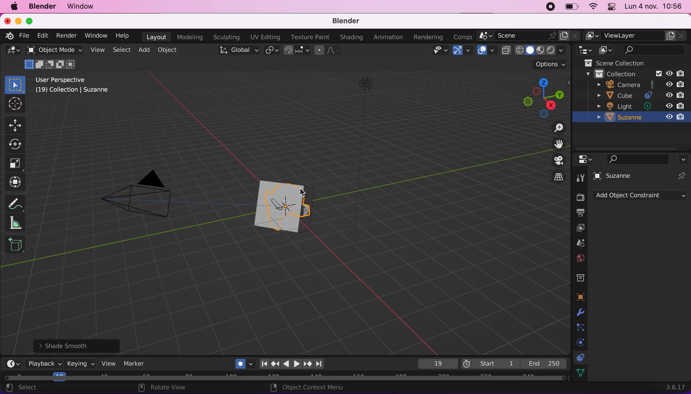 Image resolution: width=691 pixels, height=394 pixels. Describe the element at coordinates (580, 372) in the screenshot. I see `data` at that location.